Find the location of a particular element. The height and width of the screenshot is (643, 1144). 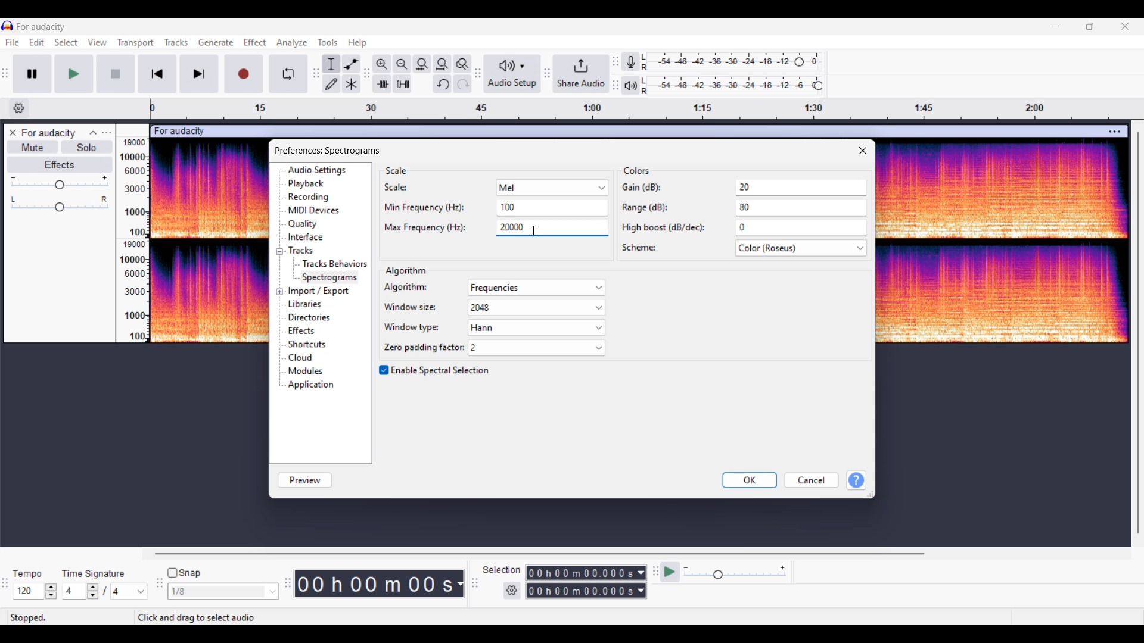

Indicates time signature settings  is located at coordinates (94, 574).